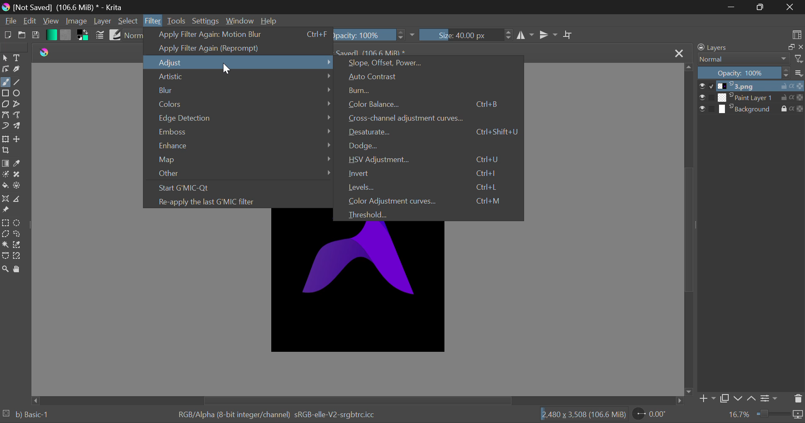 The image size is (805, 423). What do you see at coordinates (5, 269) in the screenshot?
I see `Zoom` at bounding box center [5, 269].